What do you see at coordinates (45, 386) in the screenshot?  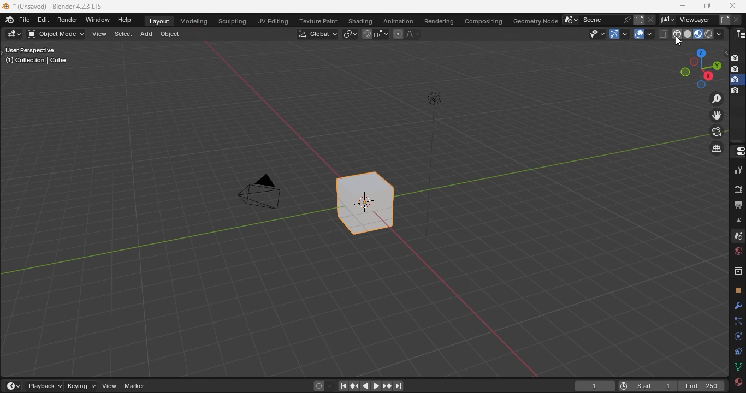 I see `playback` at bounding box center [45, 386].